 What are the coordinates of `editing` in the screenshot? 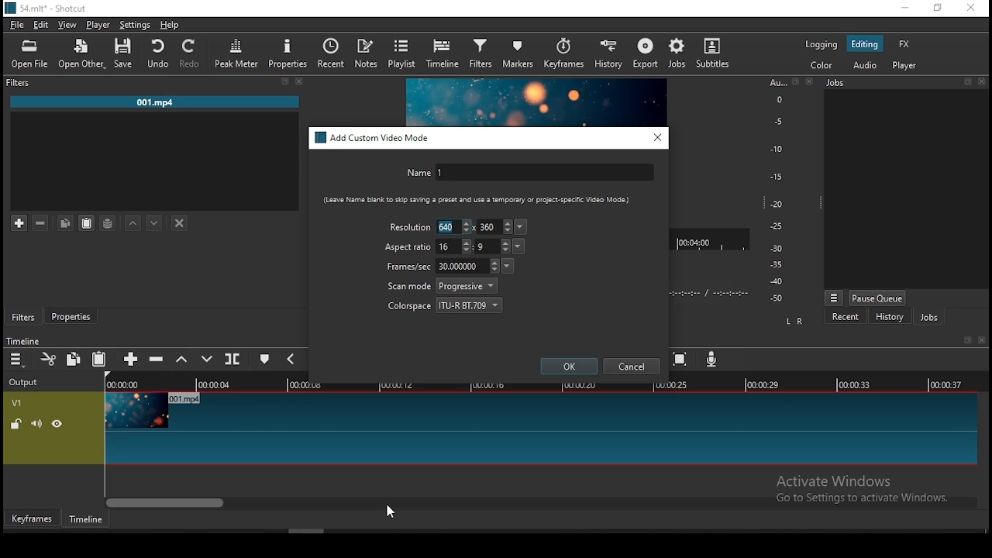 It's located at (865, 44).